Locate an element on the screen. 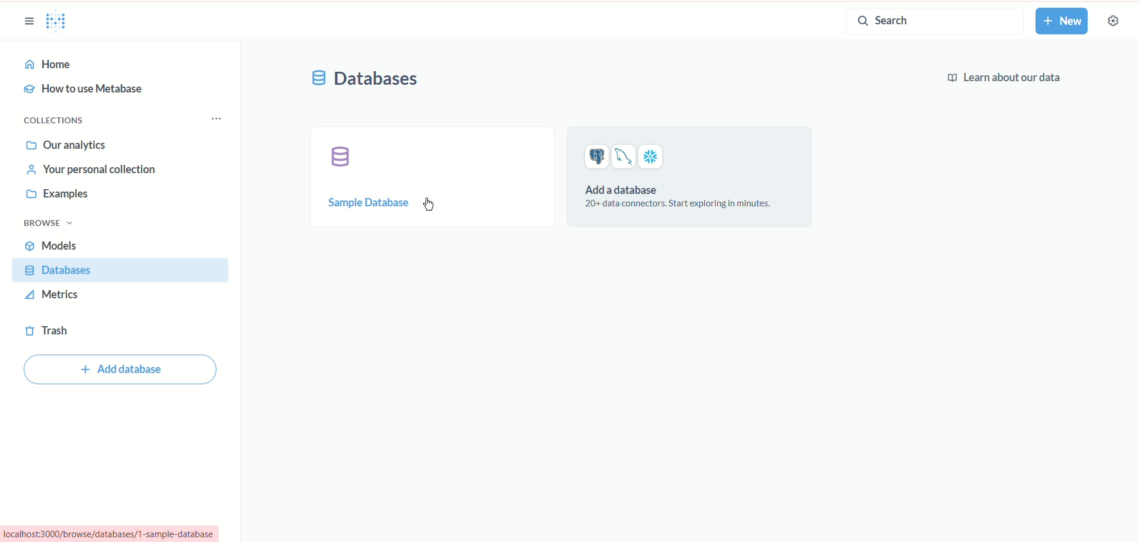  collections is located at coordinates (56, 122).